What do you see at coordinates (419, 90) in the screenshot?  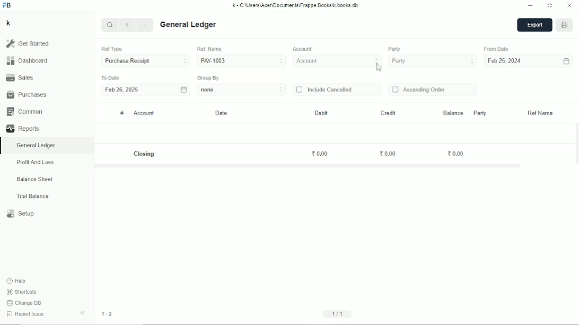 I see `Ascending order` at bounding box center [419, 90].